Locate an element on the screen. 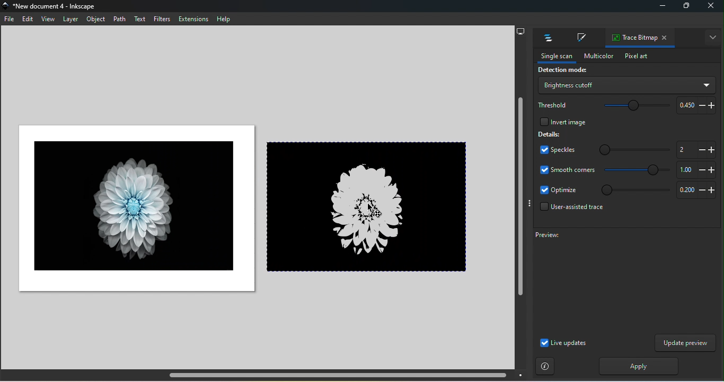 The image size is (724, 382). Optimize is located at coordinates (559, 190).